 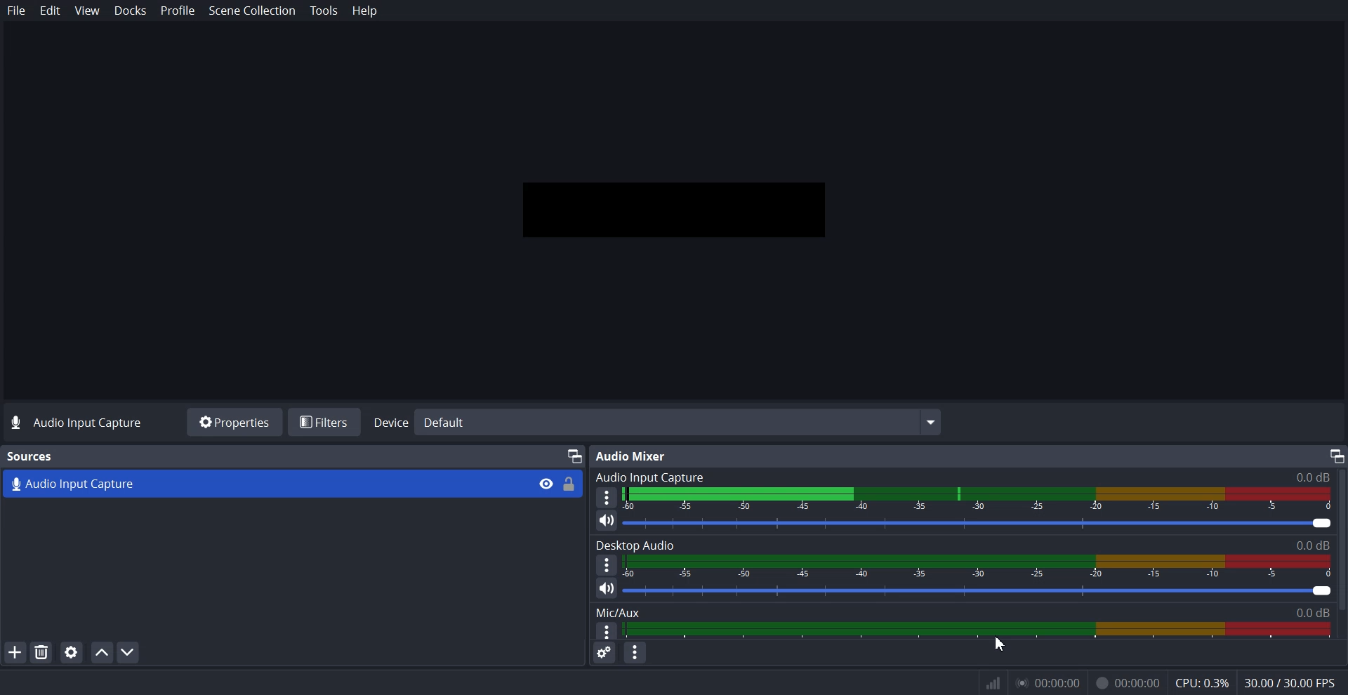 What do you see at coordinates (51, 11) in the screenshot?
I see `Edit` at bounding box center [51, 11].